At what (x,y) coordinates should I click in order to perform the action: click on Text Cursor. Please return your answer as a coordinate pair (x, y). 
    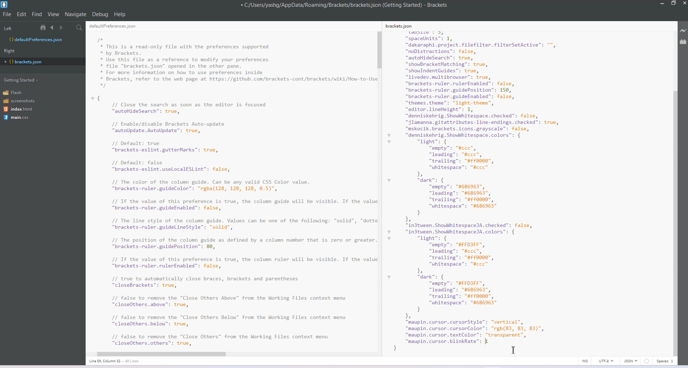
    Looking at the image, I should click on (514, 349).